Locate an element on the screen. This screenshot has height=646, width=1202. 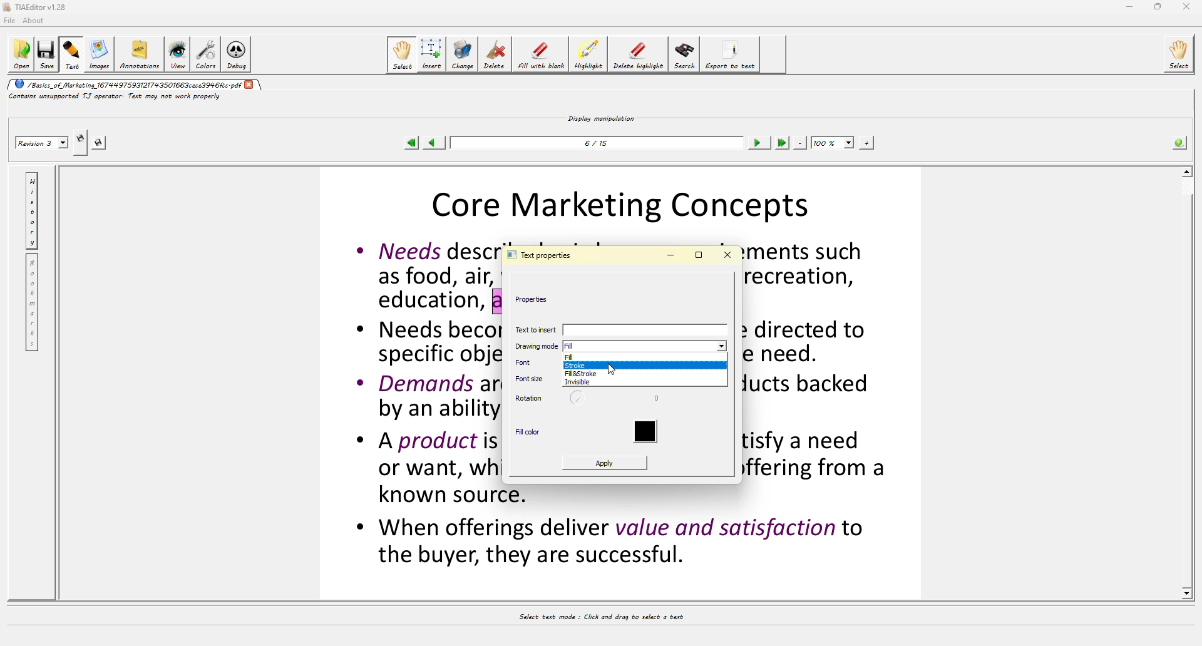
file is located at coordinates (9, 22).